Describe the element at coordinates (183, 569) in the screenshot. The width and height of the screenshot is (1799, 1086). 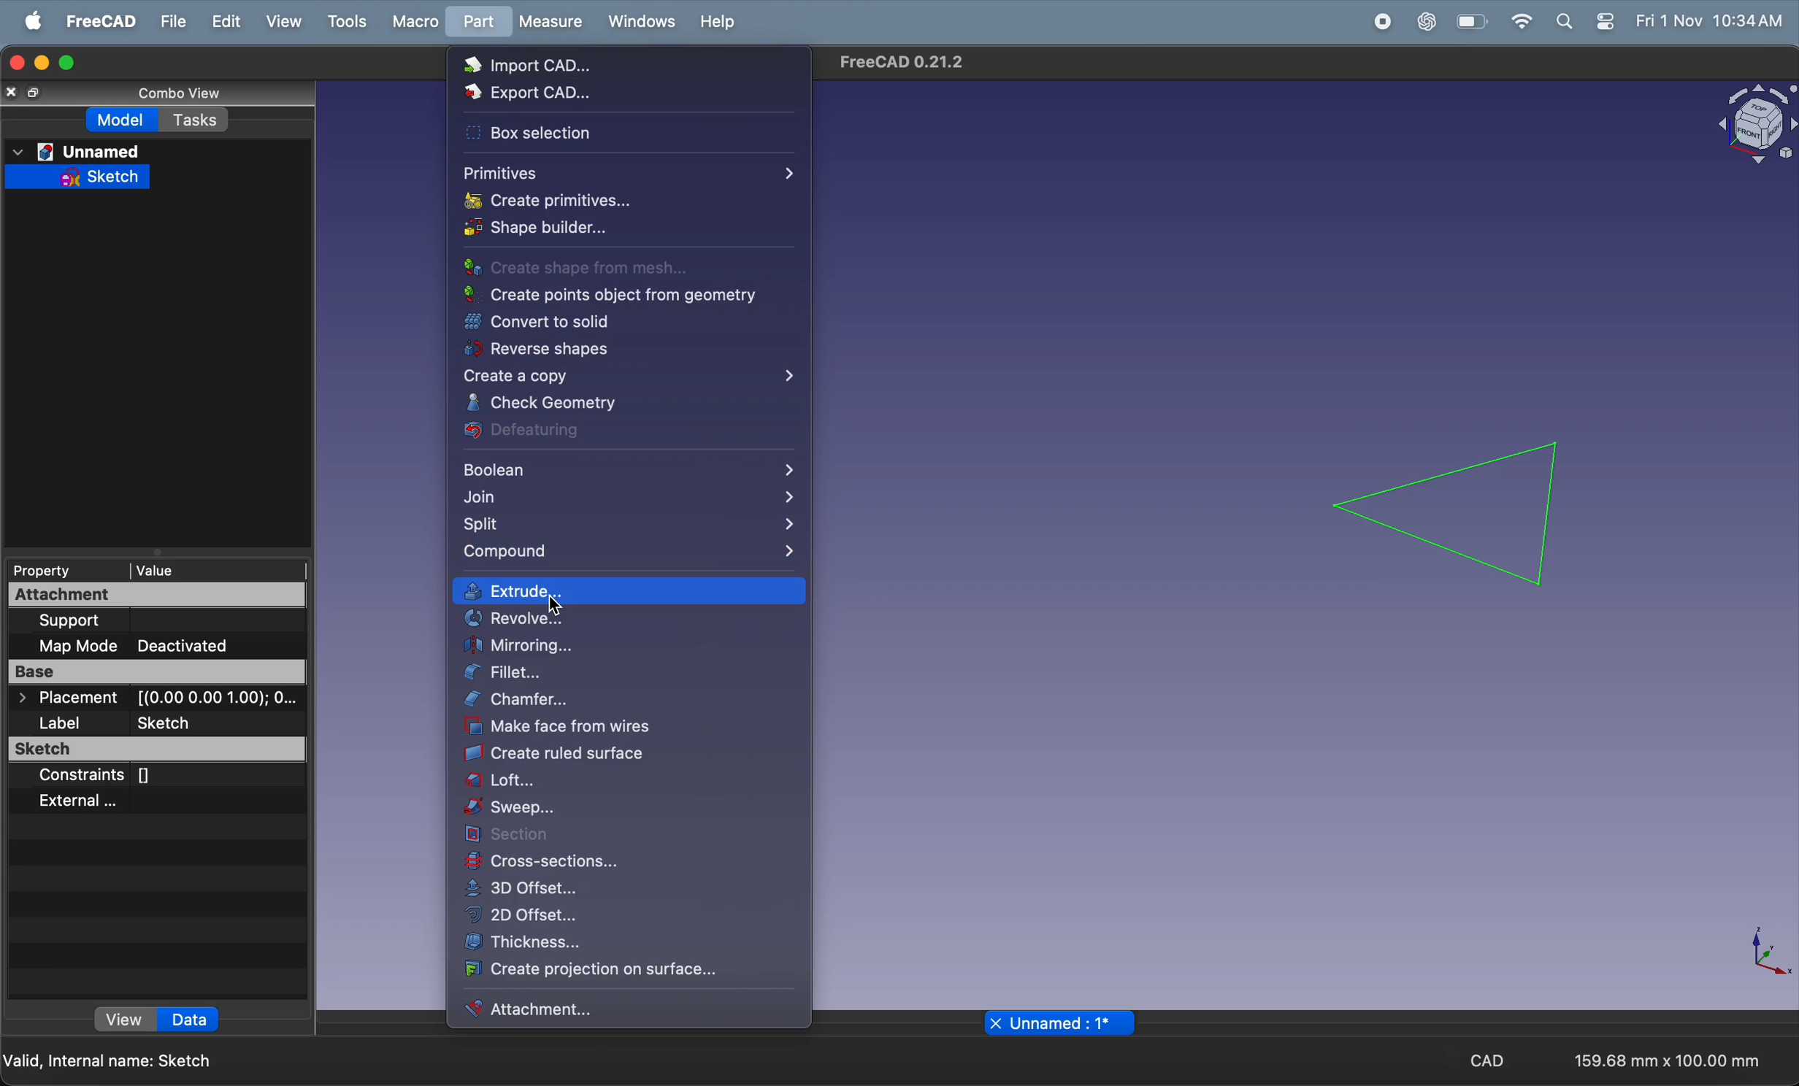
I see `value` at that location.